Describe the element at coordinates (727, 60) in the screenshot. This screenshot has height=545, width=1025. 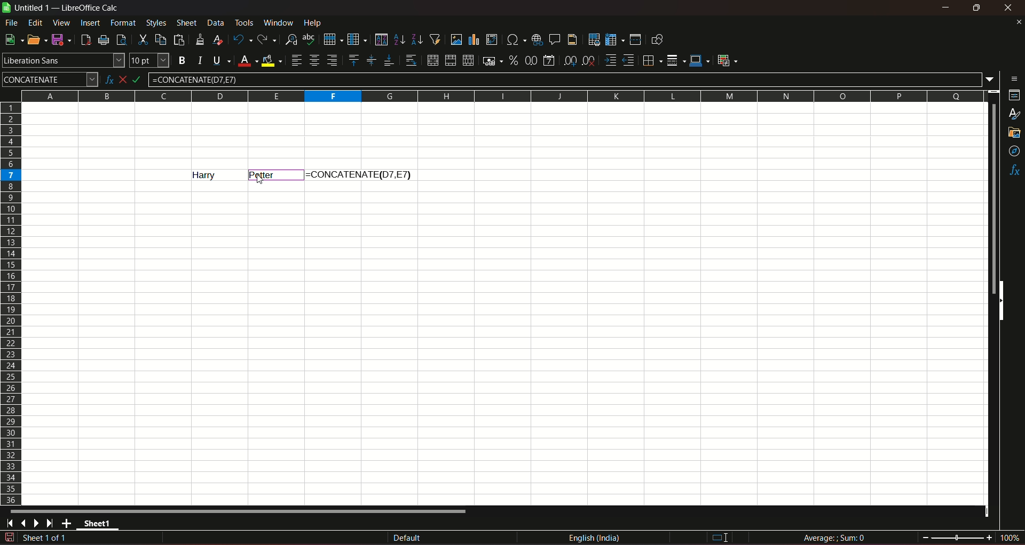
I see `conditional` at that location.